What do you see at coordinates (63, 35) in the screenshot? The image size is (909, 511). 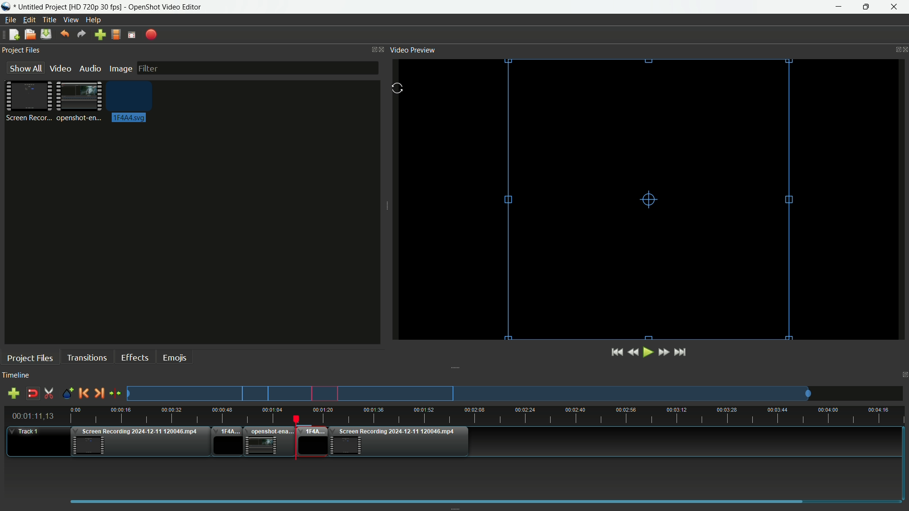 I see `Undo` at bounding box center [63, 35].